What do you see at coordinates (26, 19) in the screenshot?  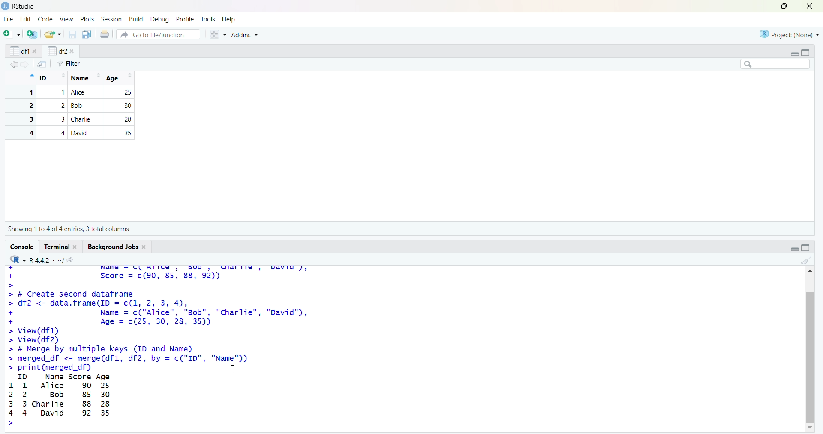 I see `edit` at bounding box center [26, 19].